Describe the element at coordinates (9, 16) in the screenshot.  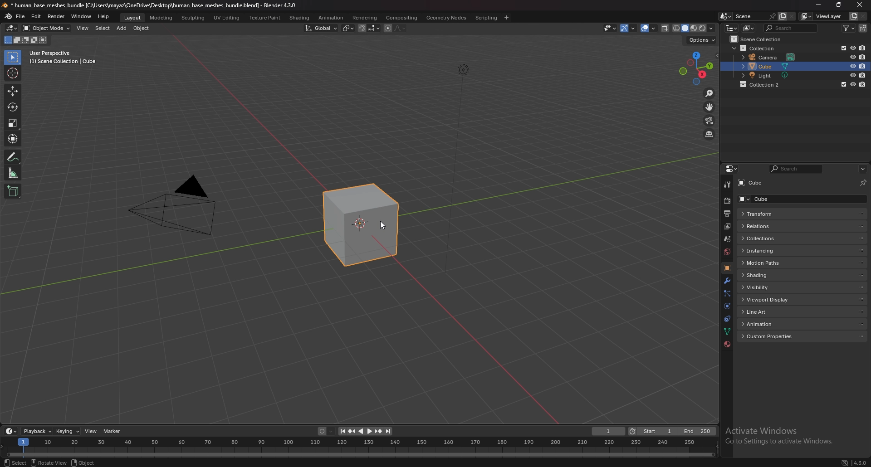
I see `blender` at that location.